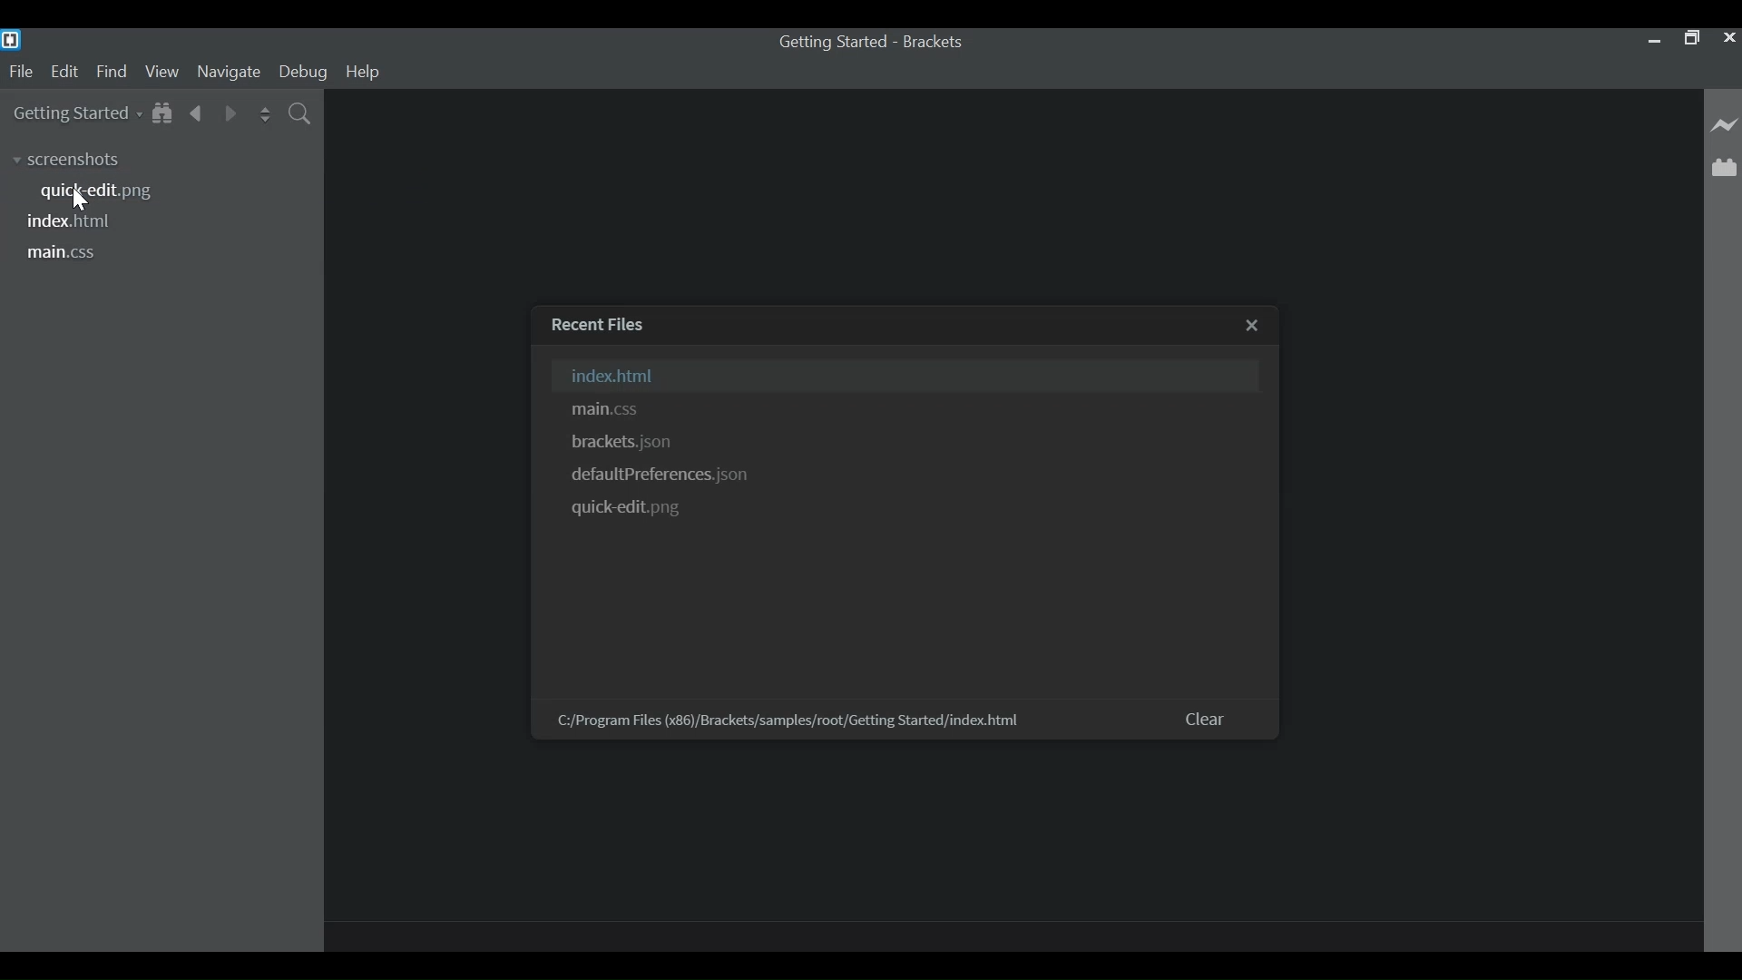 The height and width of the screenshot is (980, 1742). Describe the element at coordinates (1209, 718) in the screenshot. I see `Clear` at that location.